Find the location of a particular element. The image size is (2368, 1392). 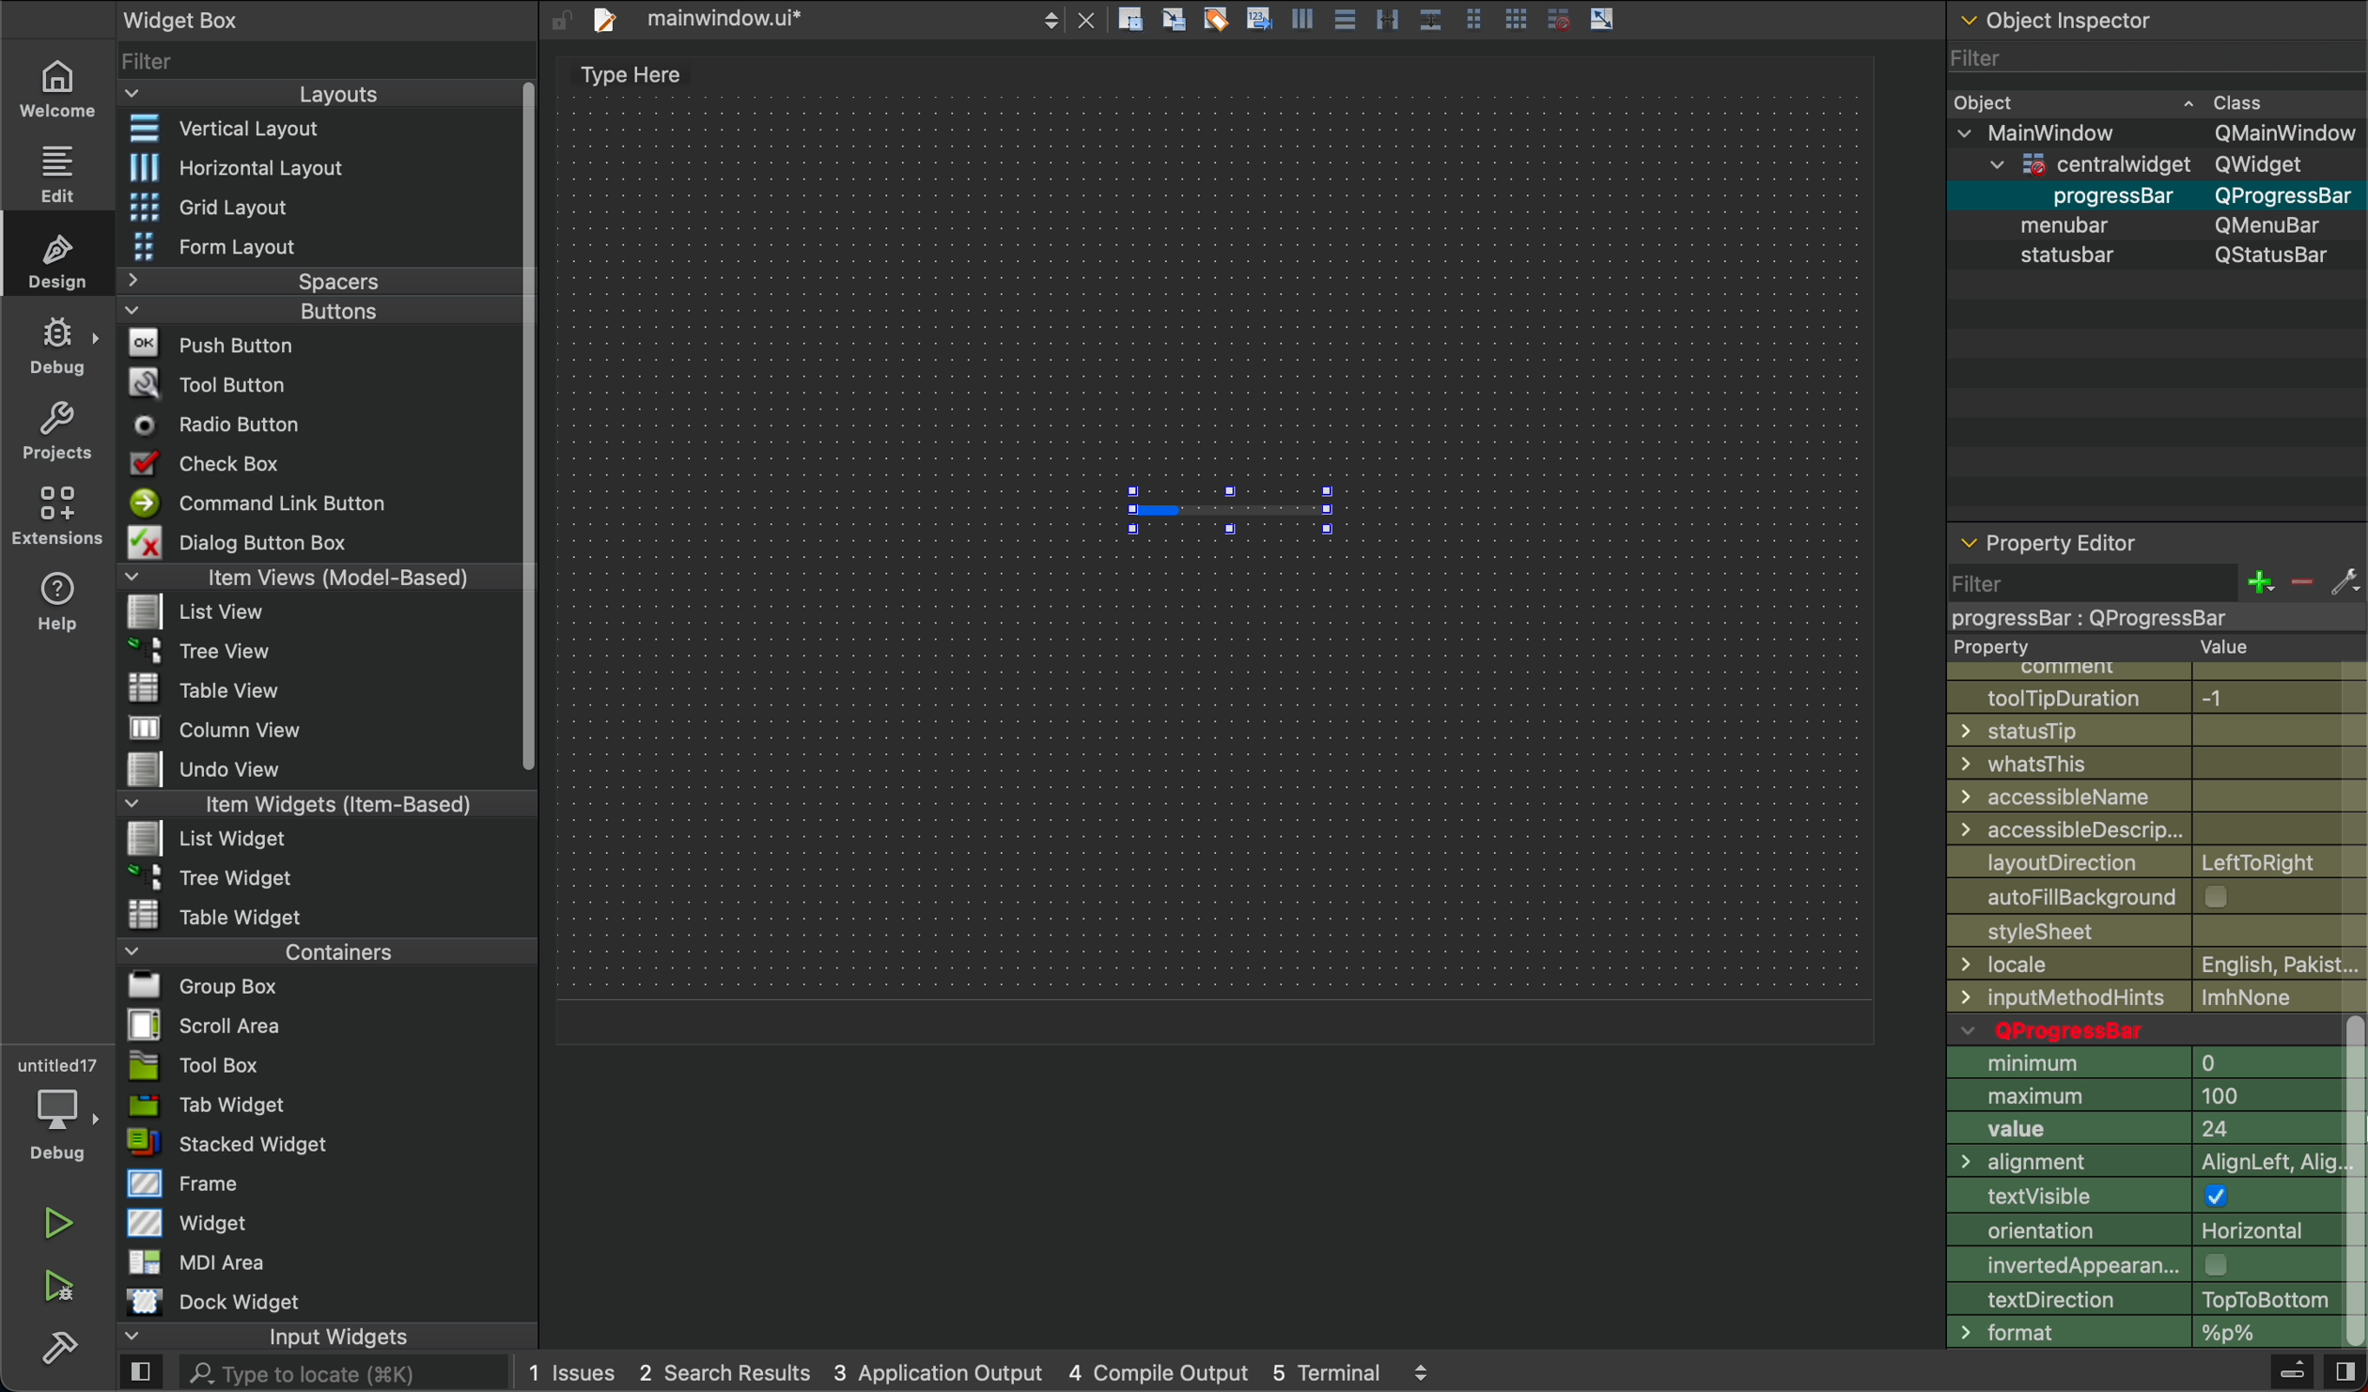

Items View is located at coordinates (311, 576).